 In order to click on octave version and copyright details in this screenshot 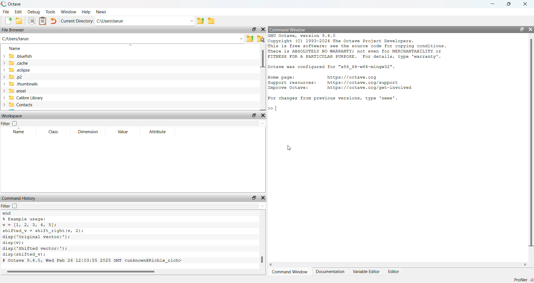, I will do `click(364, 47)`.